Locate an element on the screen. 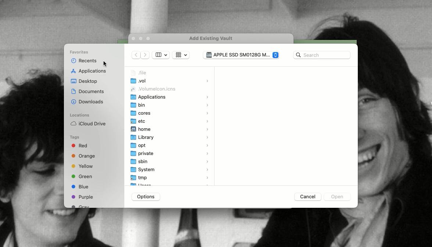  Add existing vault is located at coordinates (213, 38).